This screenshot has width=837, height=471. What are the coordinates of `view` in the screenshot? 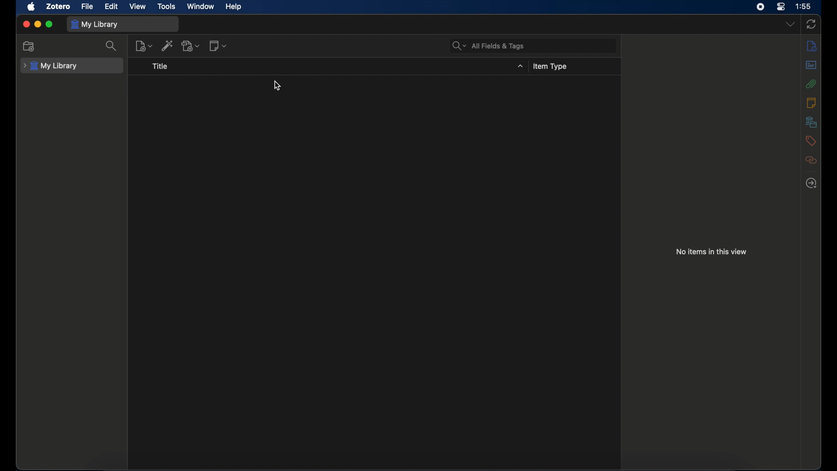 It's located at (138, 7).